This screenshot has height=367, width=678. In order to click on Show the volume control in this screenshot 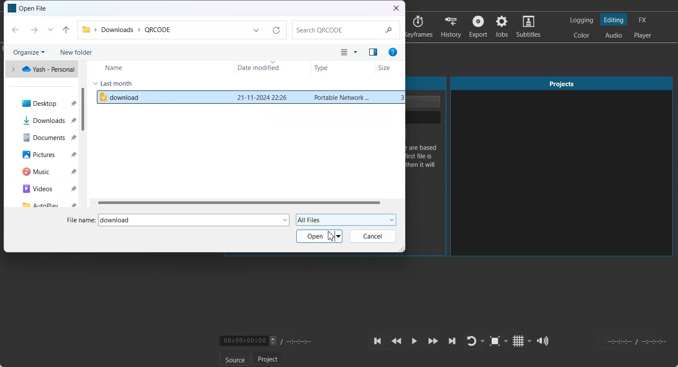, I will do `click(543, 341)`.